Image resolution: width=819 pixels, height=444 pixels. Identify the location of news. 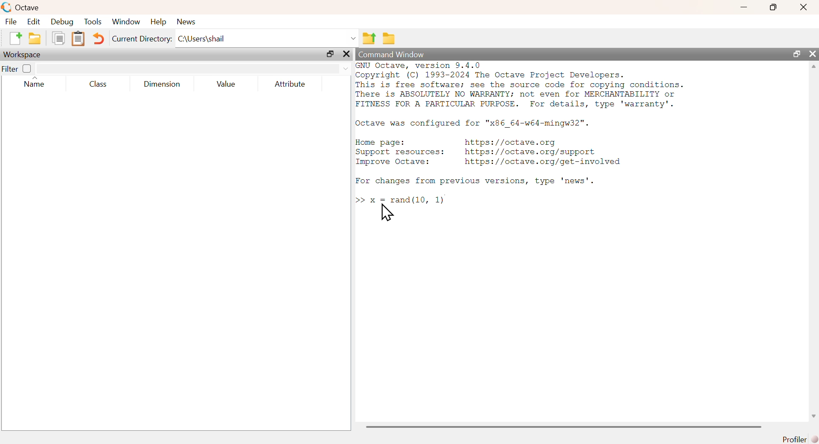
(186, 22).